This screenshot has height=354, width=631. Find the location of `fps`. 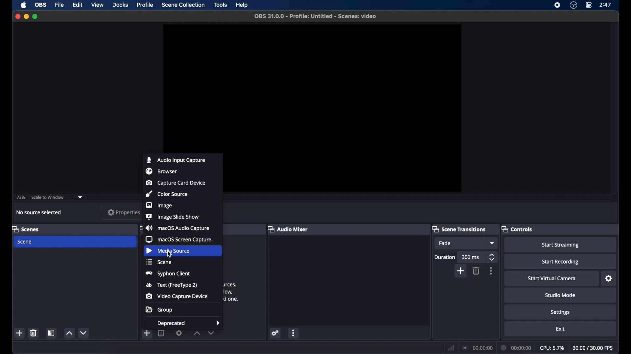

fps is located at coordinates (593, 347).